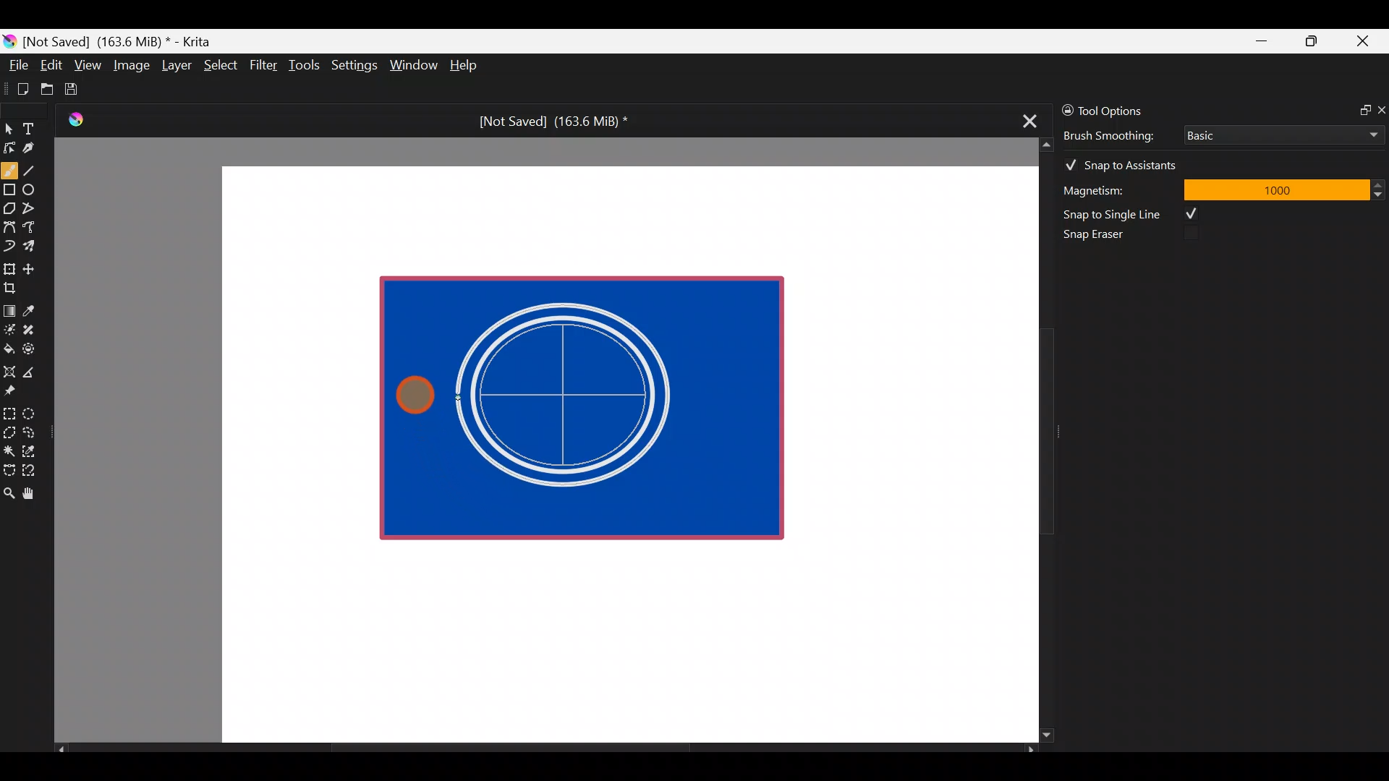  Describe the element at coordinates (35, 188) in the screenshot. I see `Ellipse tool` at that location.